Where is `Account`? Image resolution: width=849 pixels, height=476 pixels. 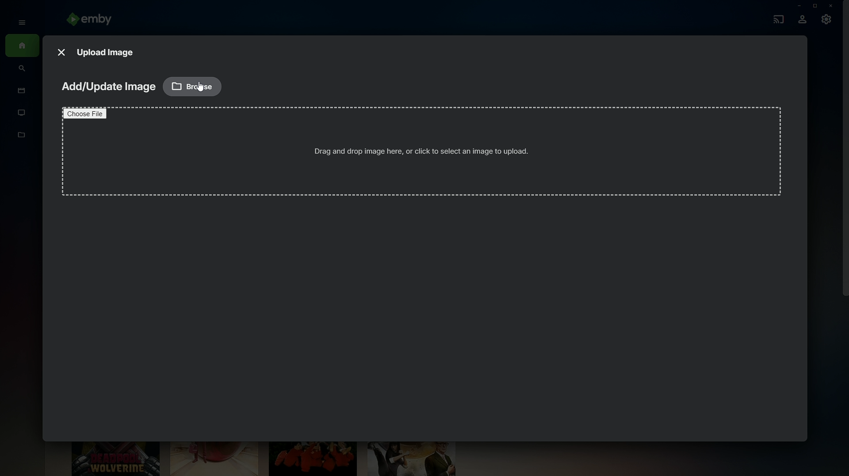
Account is located at coordinates (802, 20).